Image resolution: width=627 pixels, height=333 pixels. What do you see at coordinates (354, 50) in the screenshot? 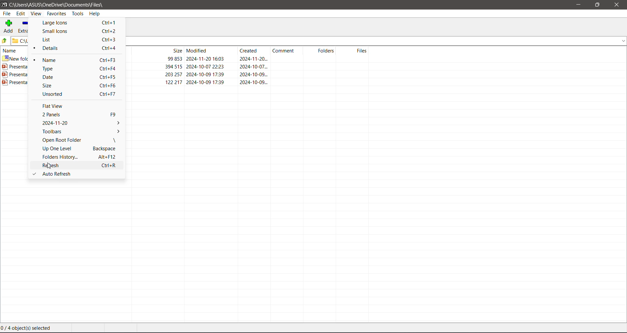
I see `files` at bounding box center [354, 50].